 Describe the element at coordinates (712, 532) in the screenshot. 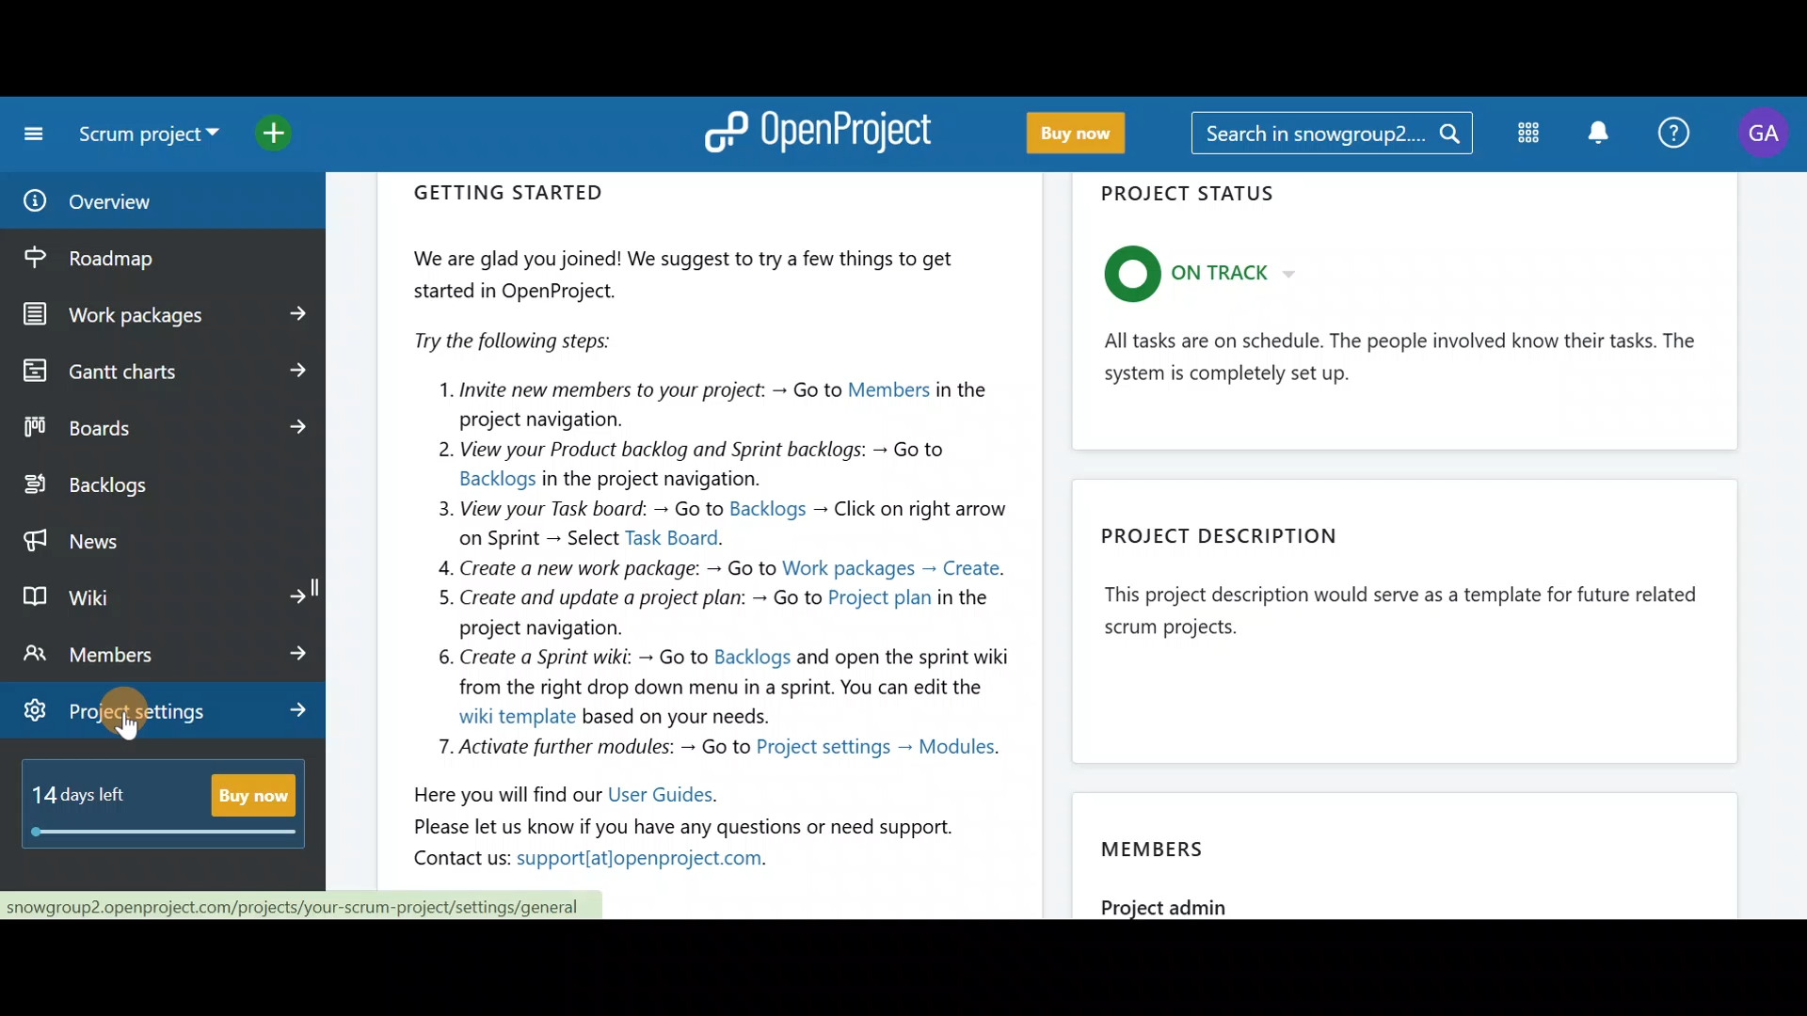

I see `Getting started` at that location.